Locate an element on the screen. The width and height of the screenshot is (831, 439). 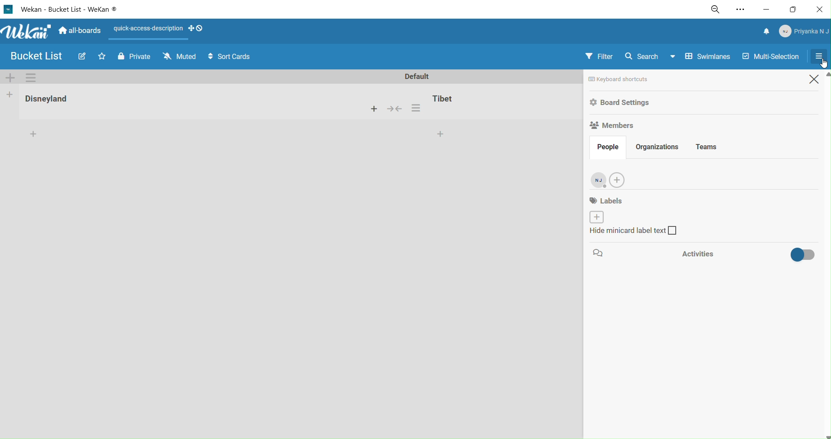
multi selection is located at coordinates (772, 56).